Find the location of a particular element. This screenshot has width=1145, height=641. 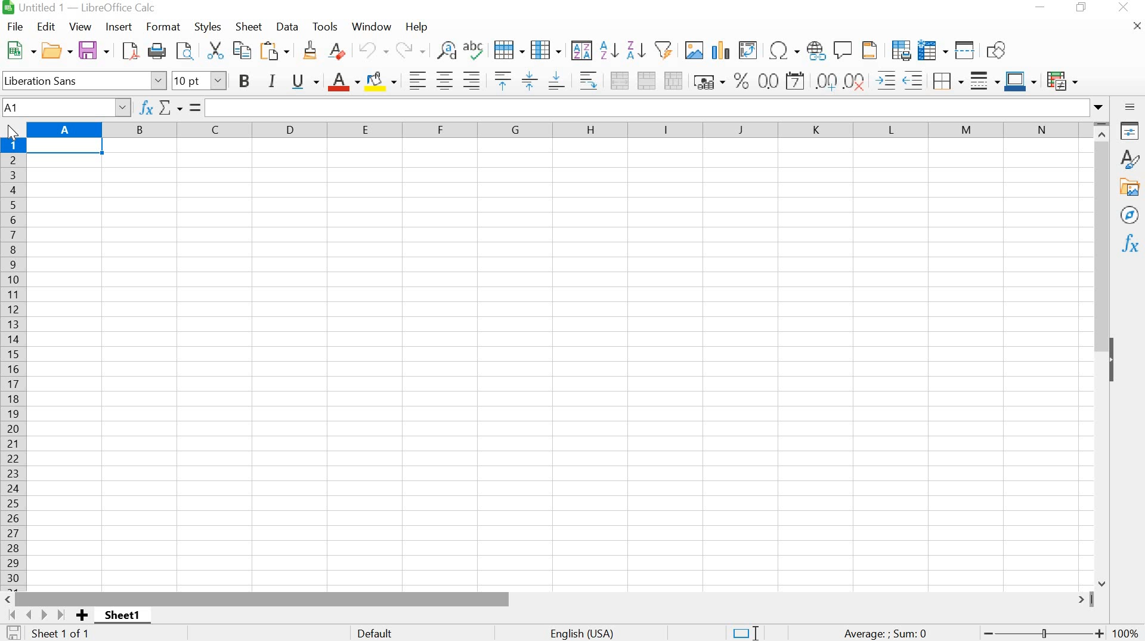

Freeze rows and columns is located at coordinates (932, 50).